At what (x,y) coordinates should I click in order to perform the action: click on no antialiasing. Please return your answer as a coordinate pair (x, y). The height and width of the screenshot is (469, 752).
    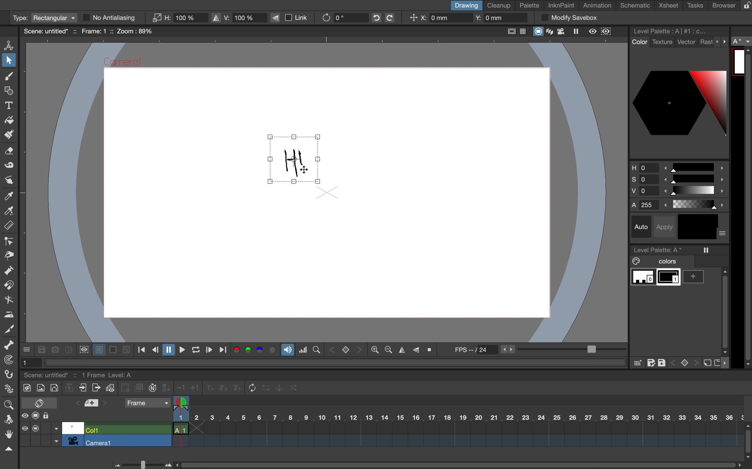
    Looking at the image, I should click on (115, 18).